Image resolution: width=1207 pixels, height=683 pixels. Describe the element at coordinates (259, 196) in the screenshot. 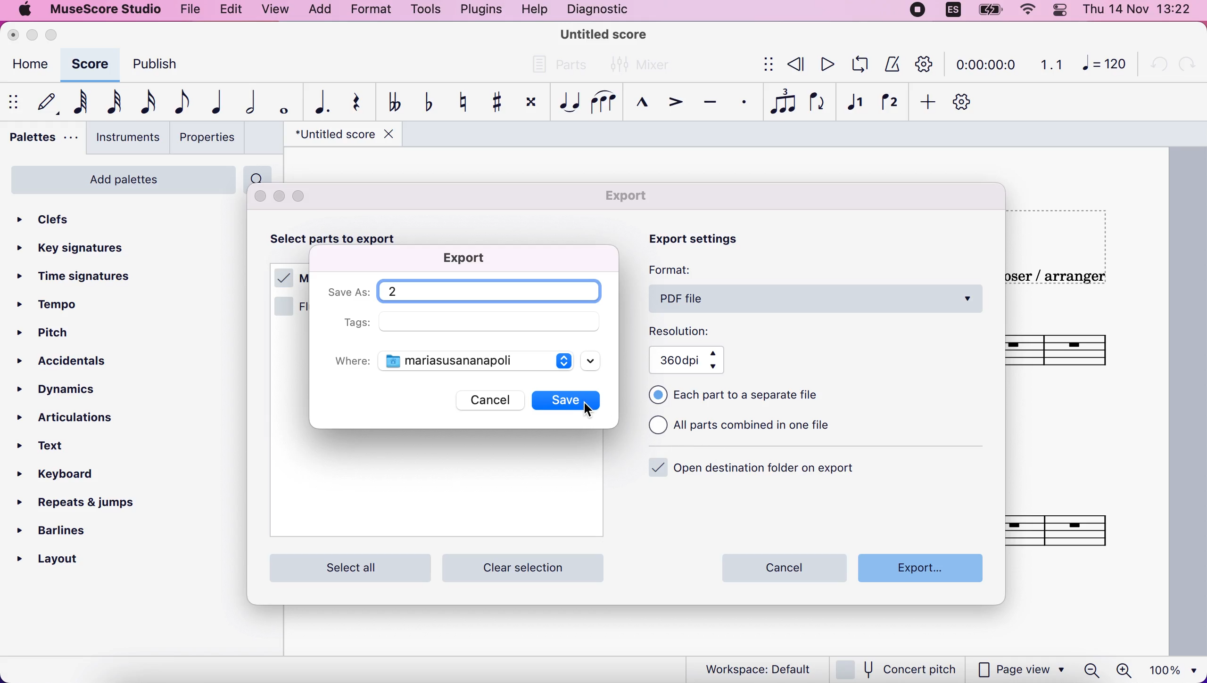

I see `close` at that location.